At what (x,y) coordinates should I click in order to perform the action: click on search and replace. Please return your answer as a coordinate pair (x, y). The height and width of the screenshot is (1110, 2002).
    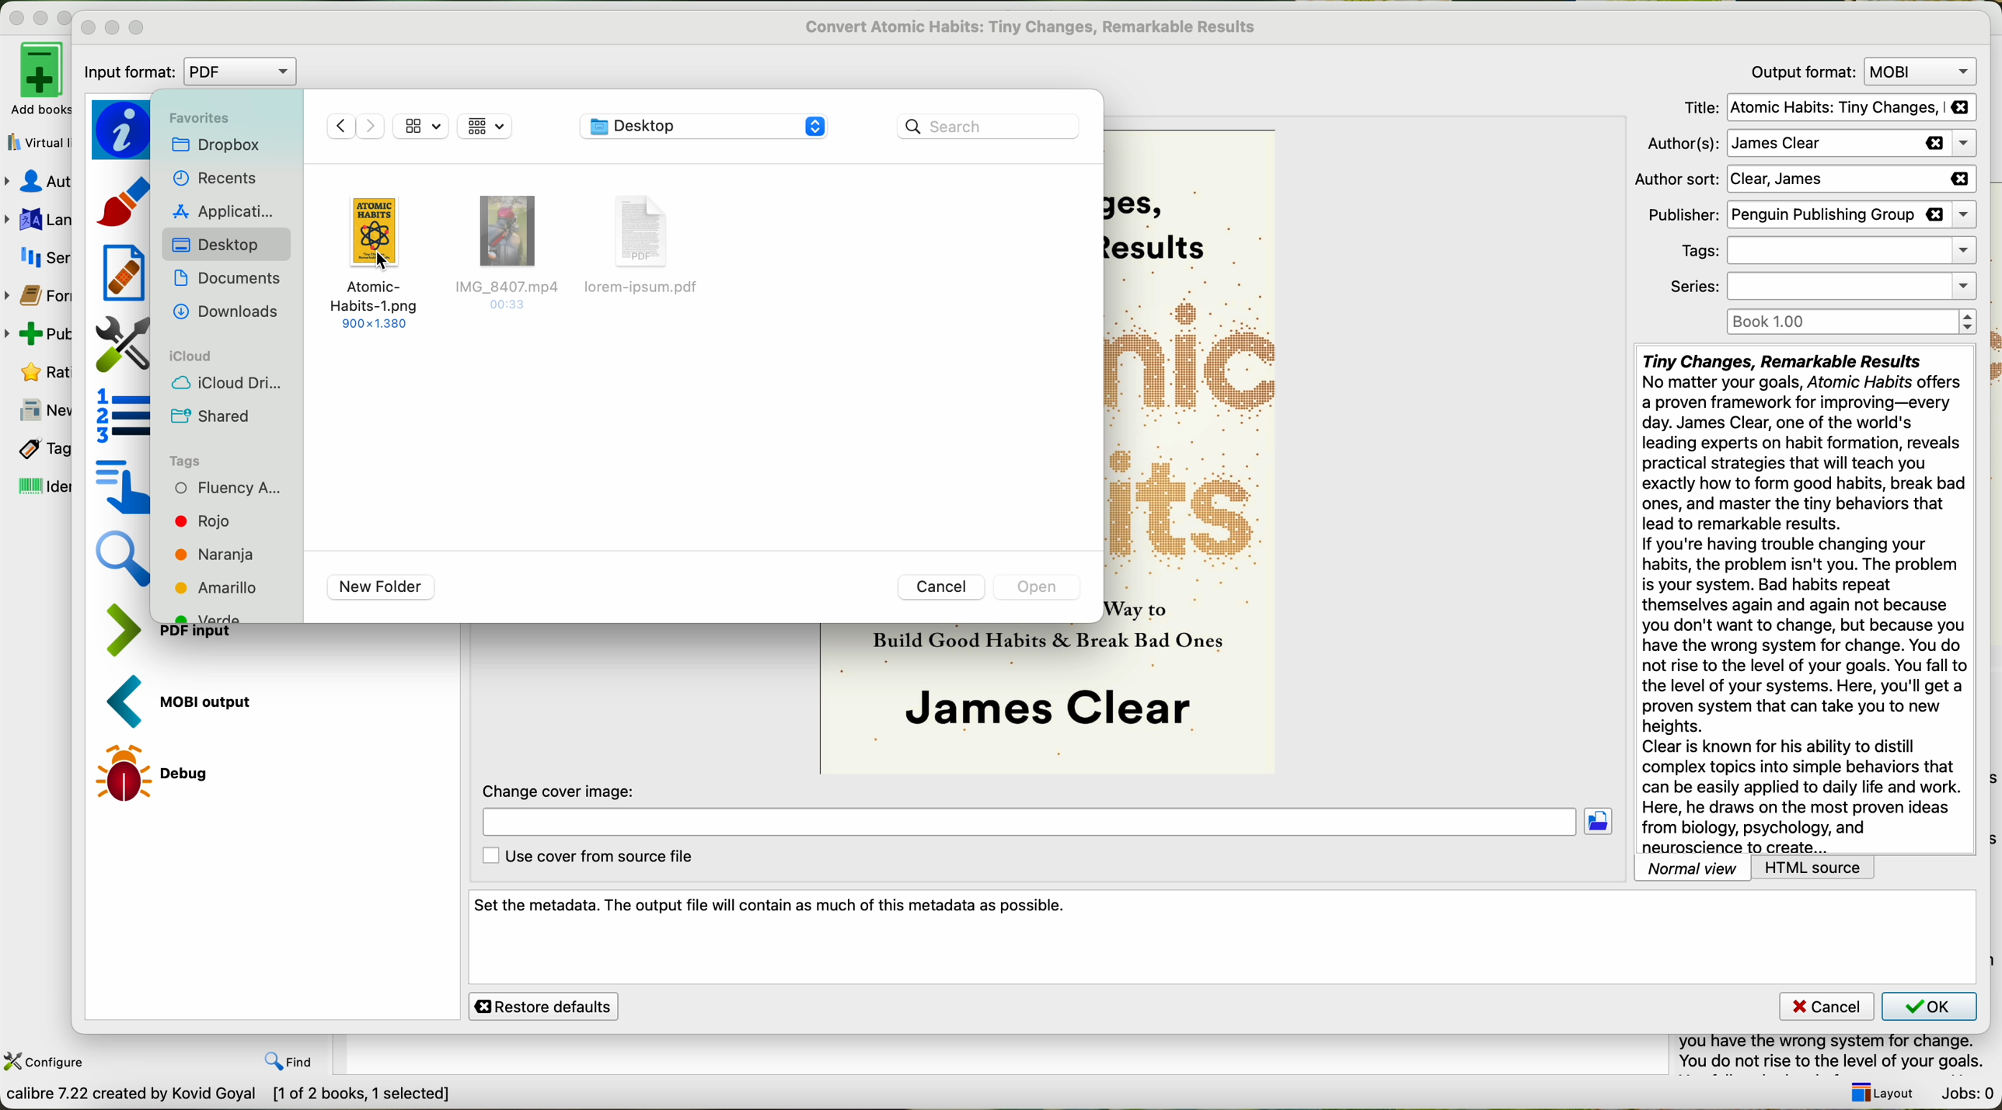
    Looking at the image, I should click on (126, 562).